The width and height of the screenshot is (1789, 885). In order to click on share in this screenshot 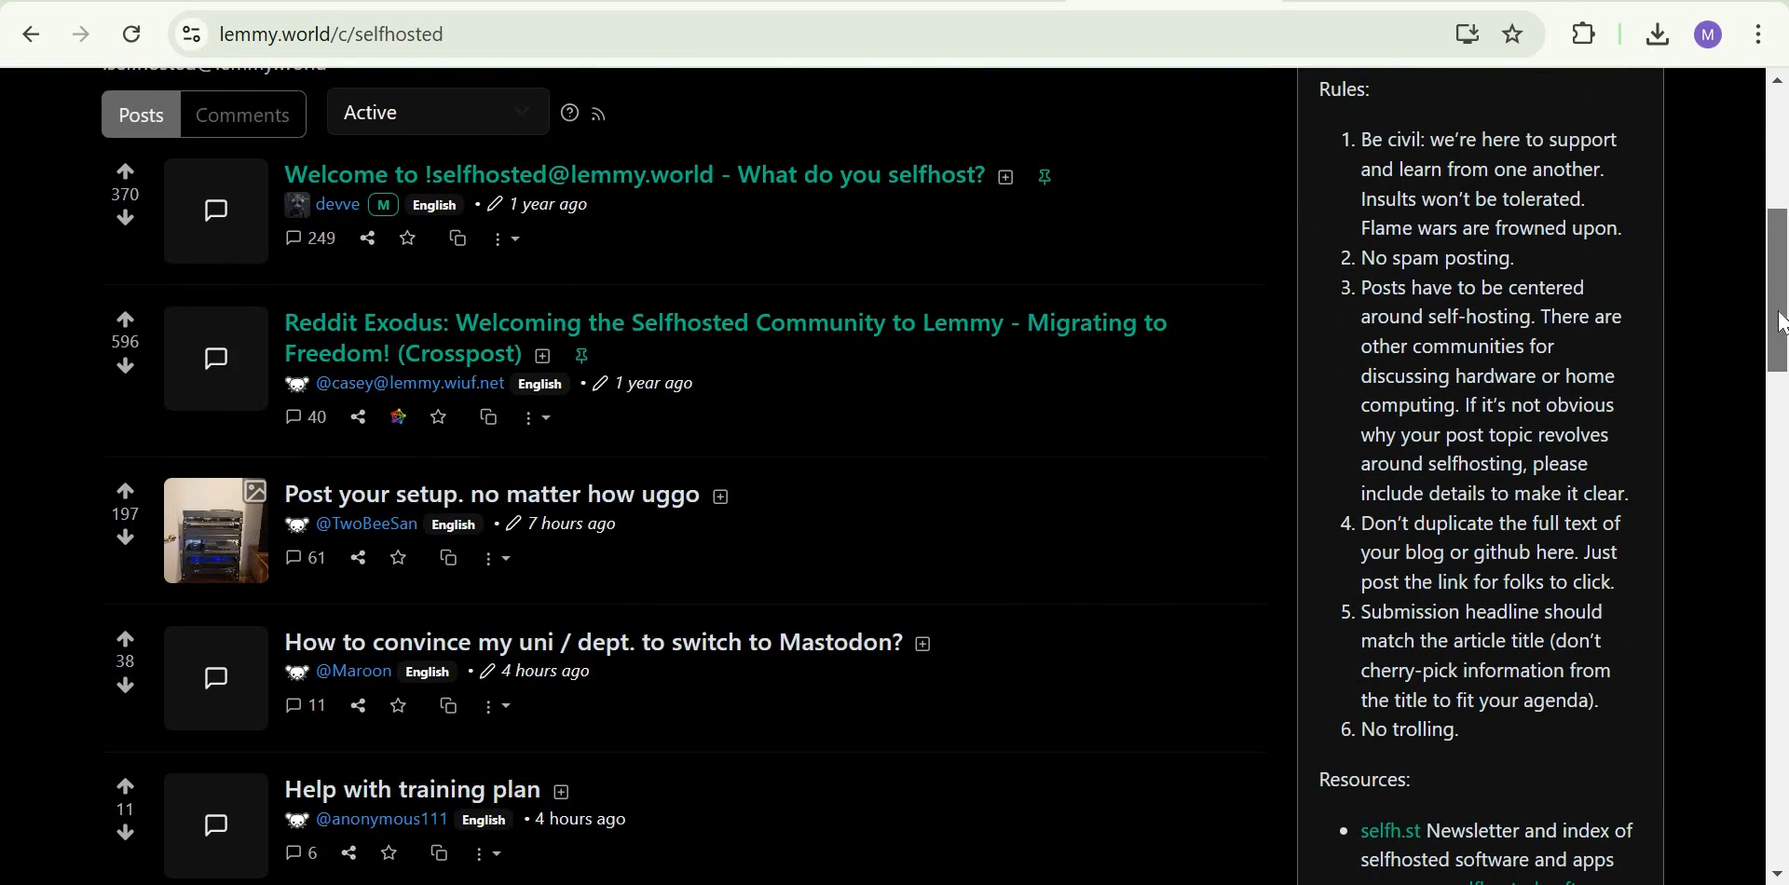, I will do `click(361, 415)`.